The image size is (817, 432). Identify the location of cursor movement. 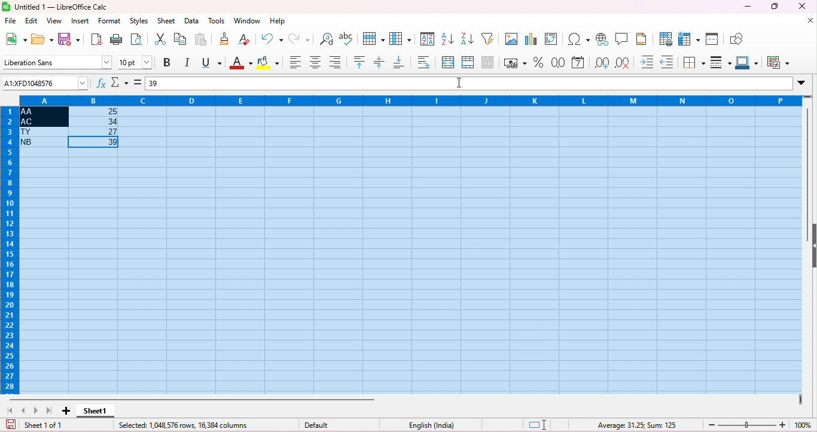
(461, 83).